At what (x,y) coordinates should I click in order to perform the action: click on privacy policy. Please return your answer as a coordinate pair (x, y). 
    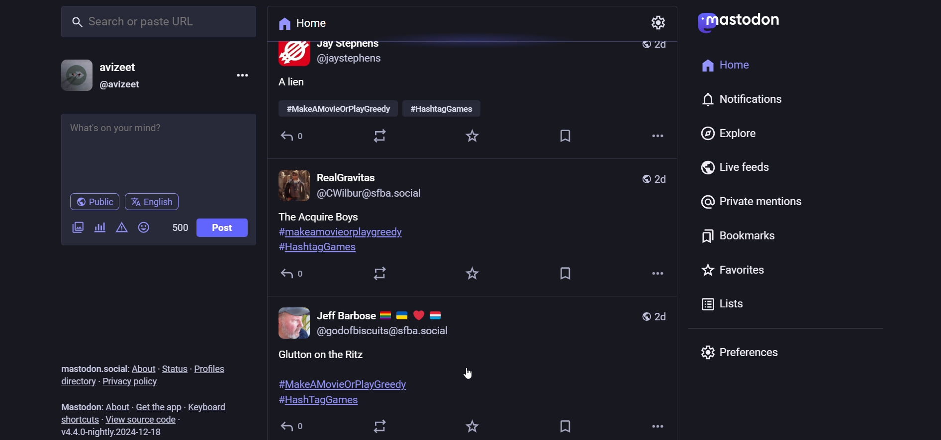
    Looking at the image, I should click on (133, 381).